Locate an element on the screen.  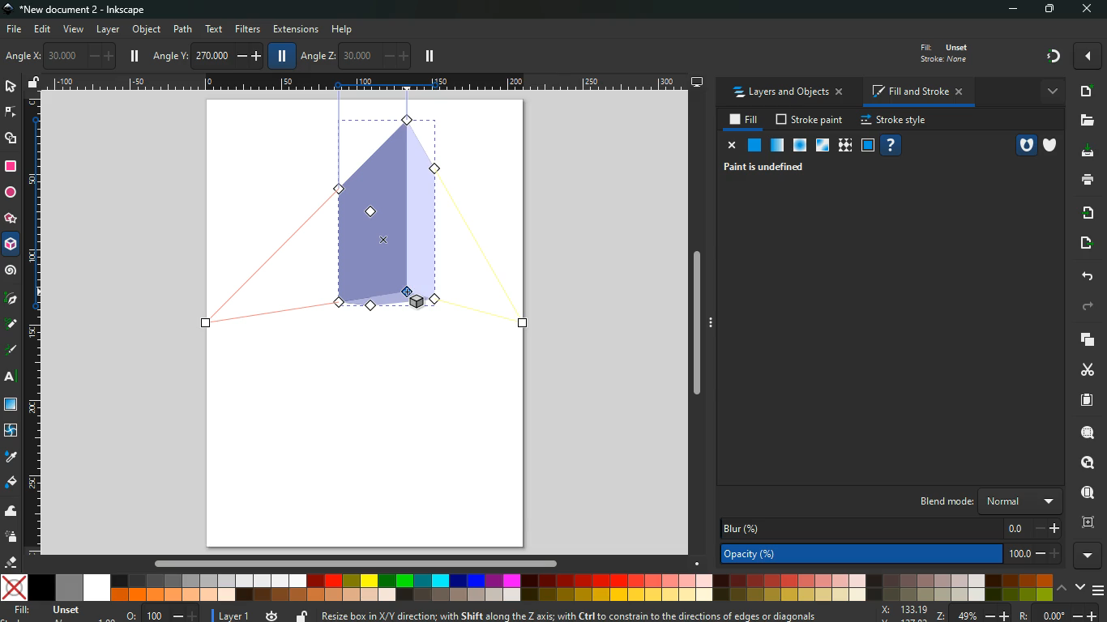
fill and stroke is located at coordinates (916, 93).